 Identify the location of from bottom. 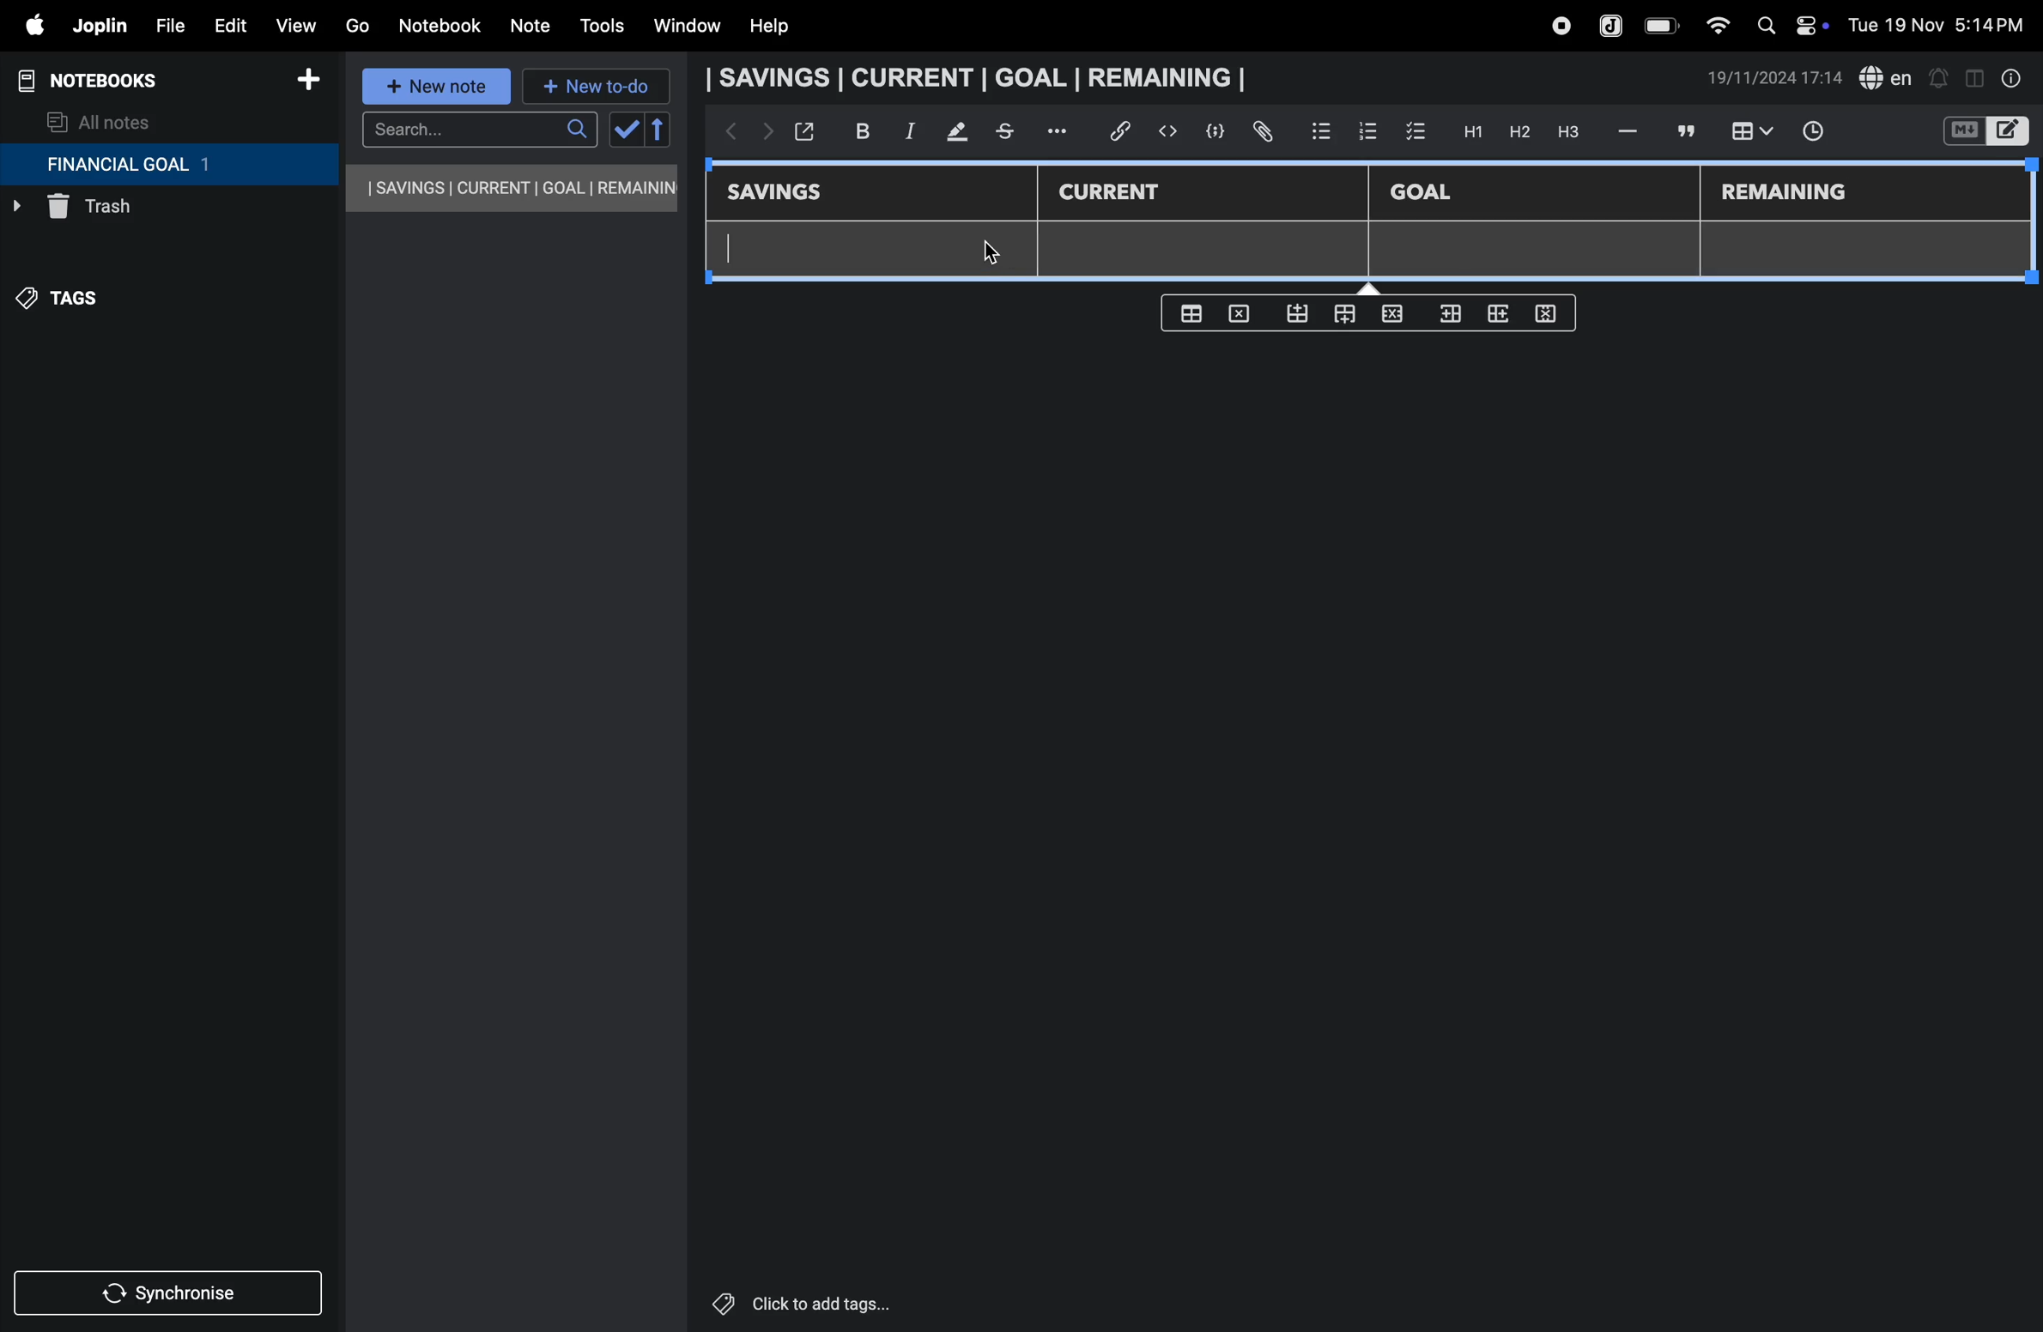
(1299, 314).